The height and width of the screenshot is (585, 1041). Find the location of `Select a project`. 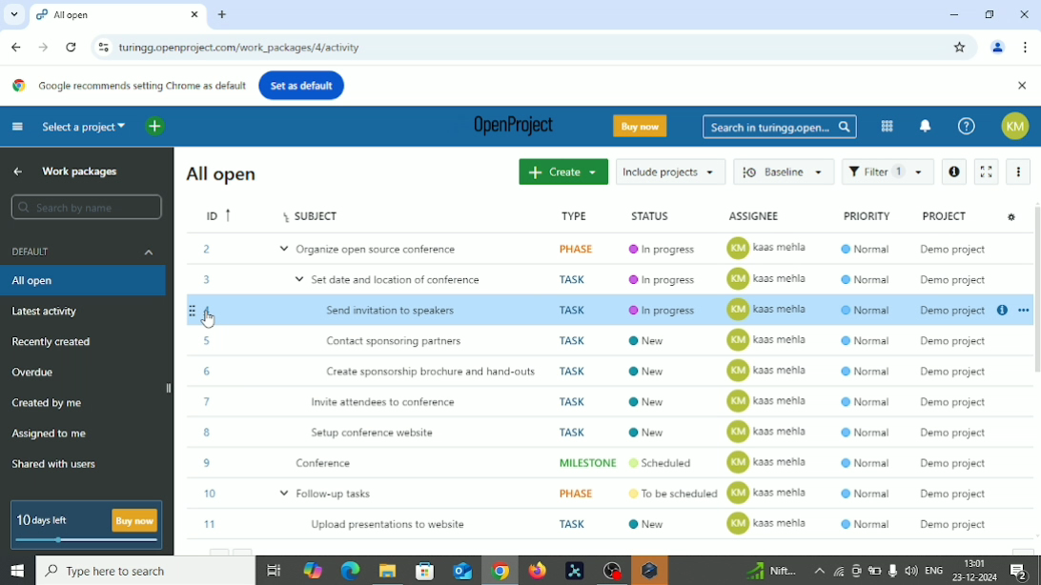

Select a project is located at coordinates (85, 126).